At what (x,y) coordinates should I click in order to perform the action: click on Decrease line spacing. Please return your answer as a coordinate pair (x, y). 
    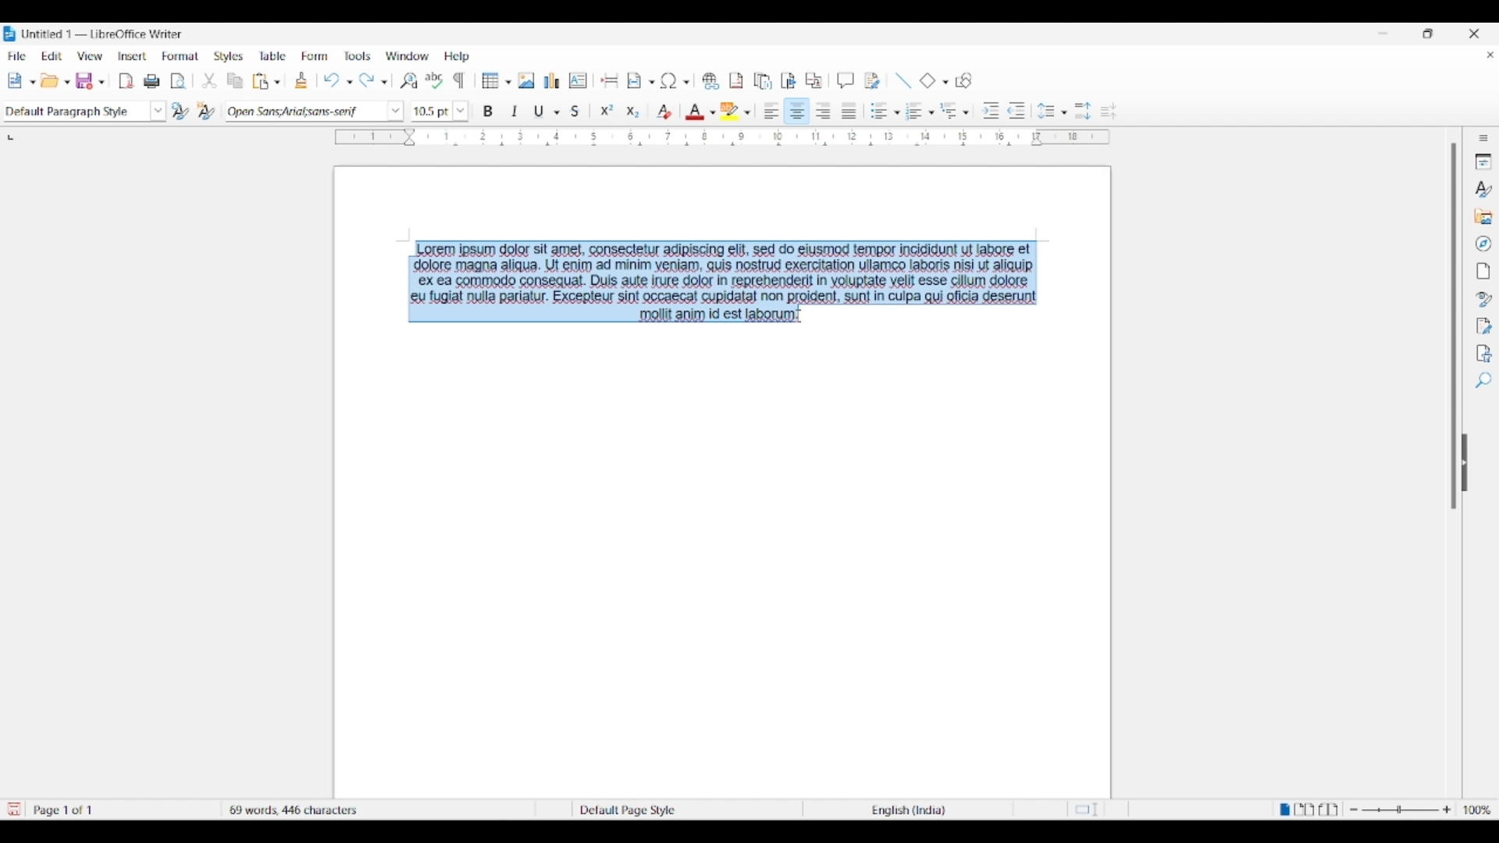
    Looking at the image, I should click on (1109, 111).